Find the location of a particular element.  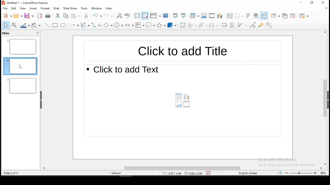

lines and arrows is located at coordinates (74, 25).